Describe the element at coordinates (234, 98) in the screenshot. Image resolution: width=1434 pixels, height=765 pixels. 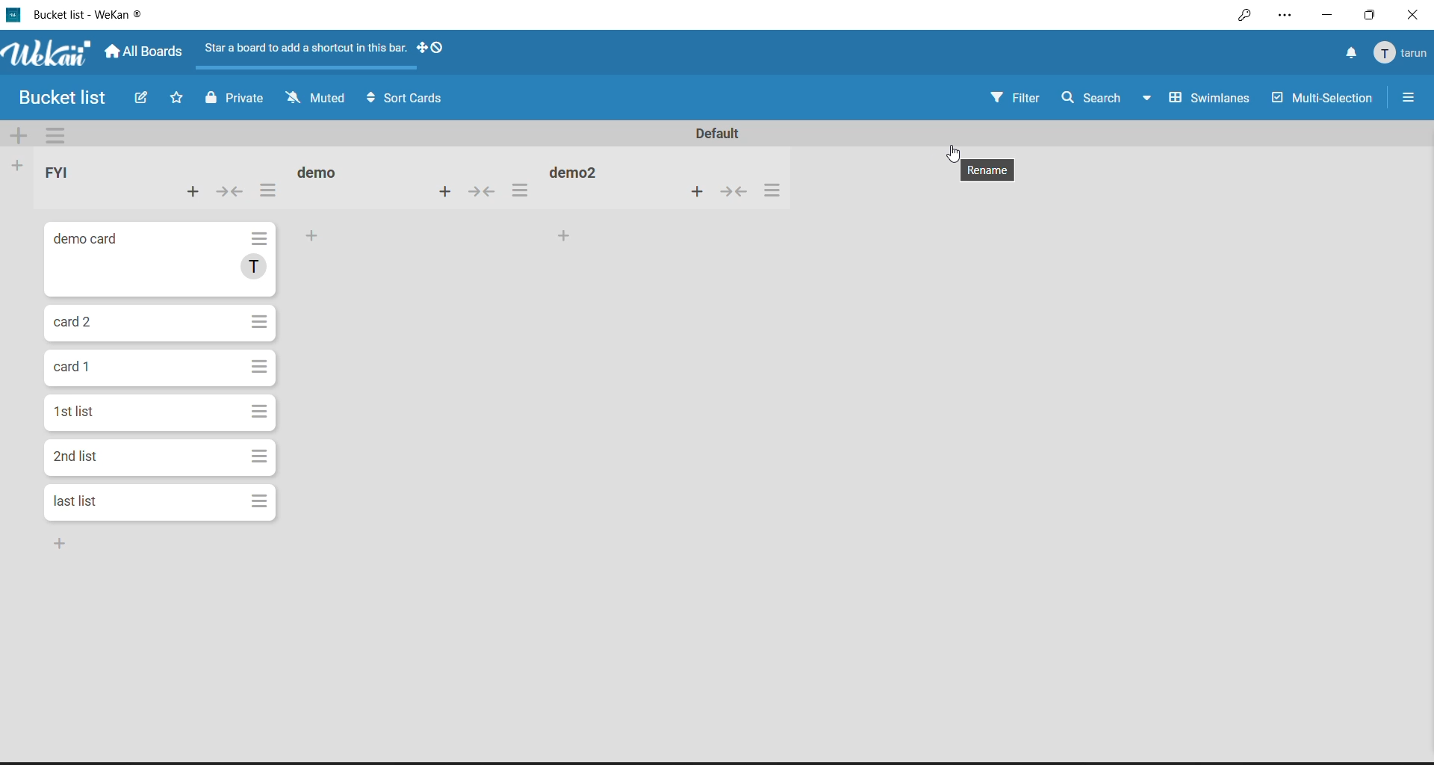
I see `private` at that location.